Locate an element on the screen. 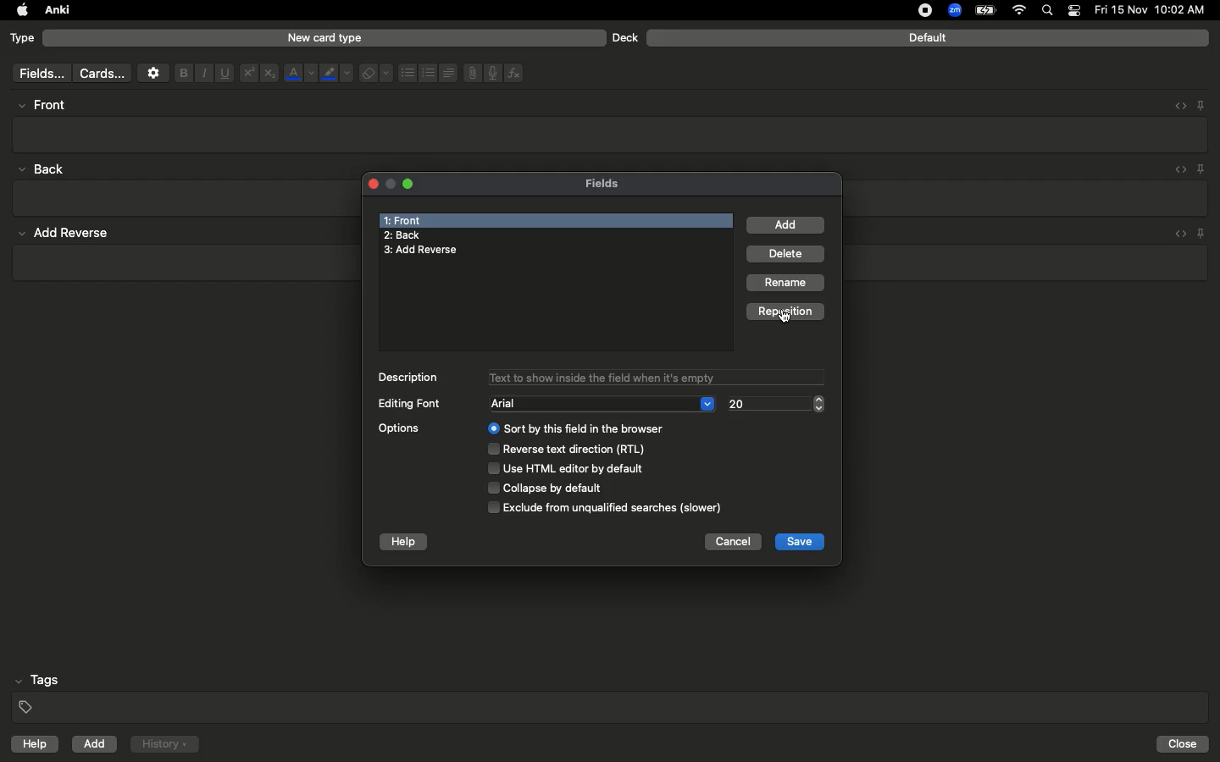 This screenshot has height=762, width=1220. help is located at coordinates (31, 746).